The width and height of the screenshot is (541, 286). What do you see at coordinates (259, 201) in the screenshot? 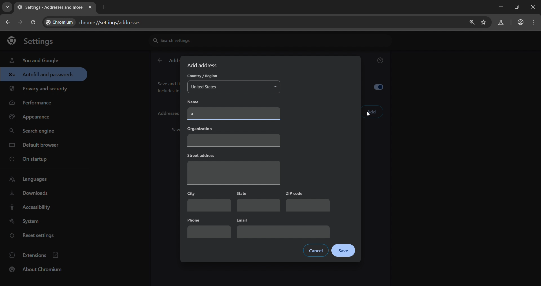
I see `state` at bounding box center [259, 201].